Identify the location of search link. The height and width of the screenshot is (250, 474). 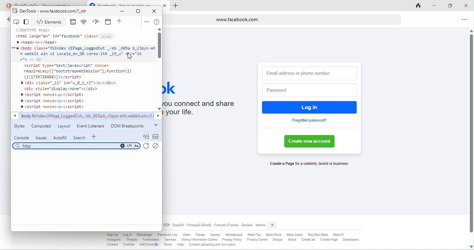
(76, 146).